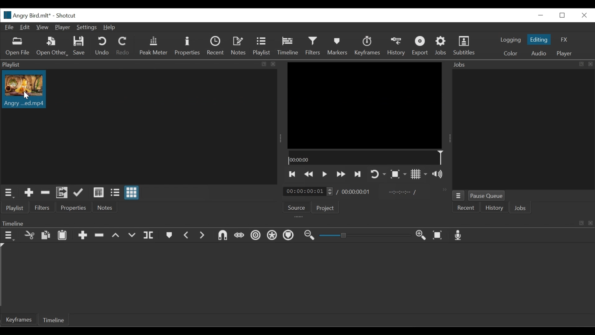 Image resolution: width=595 pixels, height=335 pixels. I want to click on Playlist, so click(261, 47).